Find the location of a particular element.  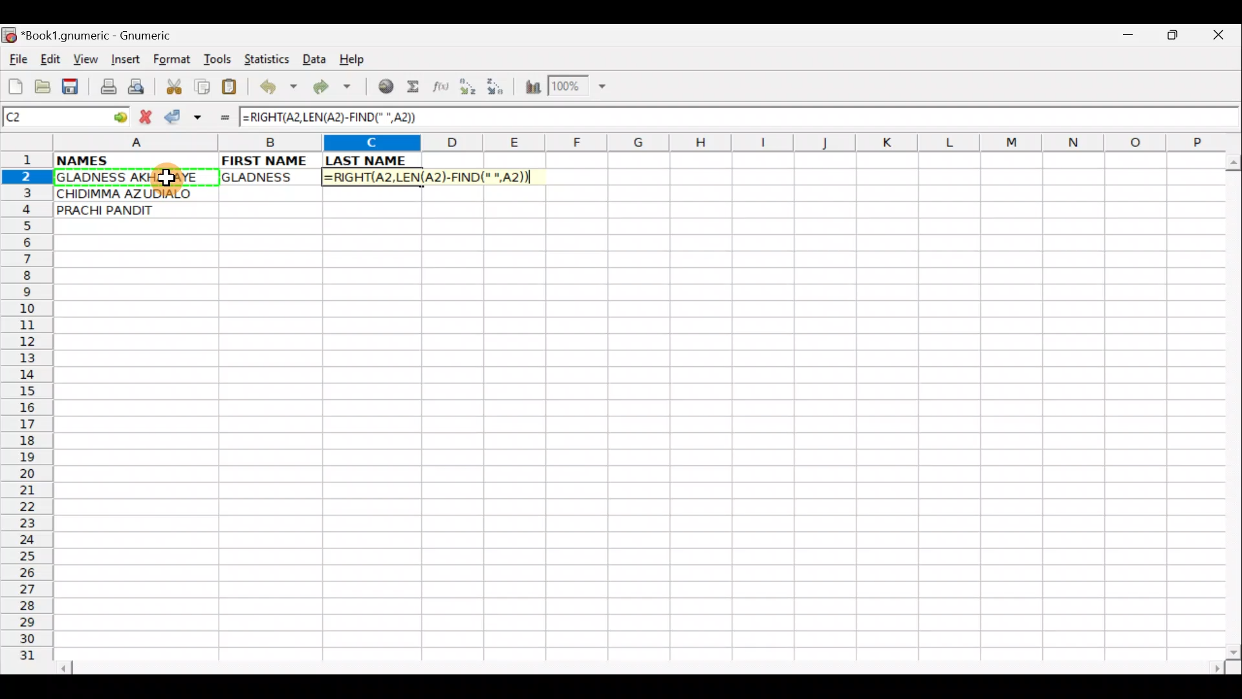

Gnumeric logo is located at coordinates (9, 36).